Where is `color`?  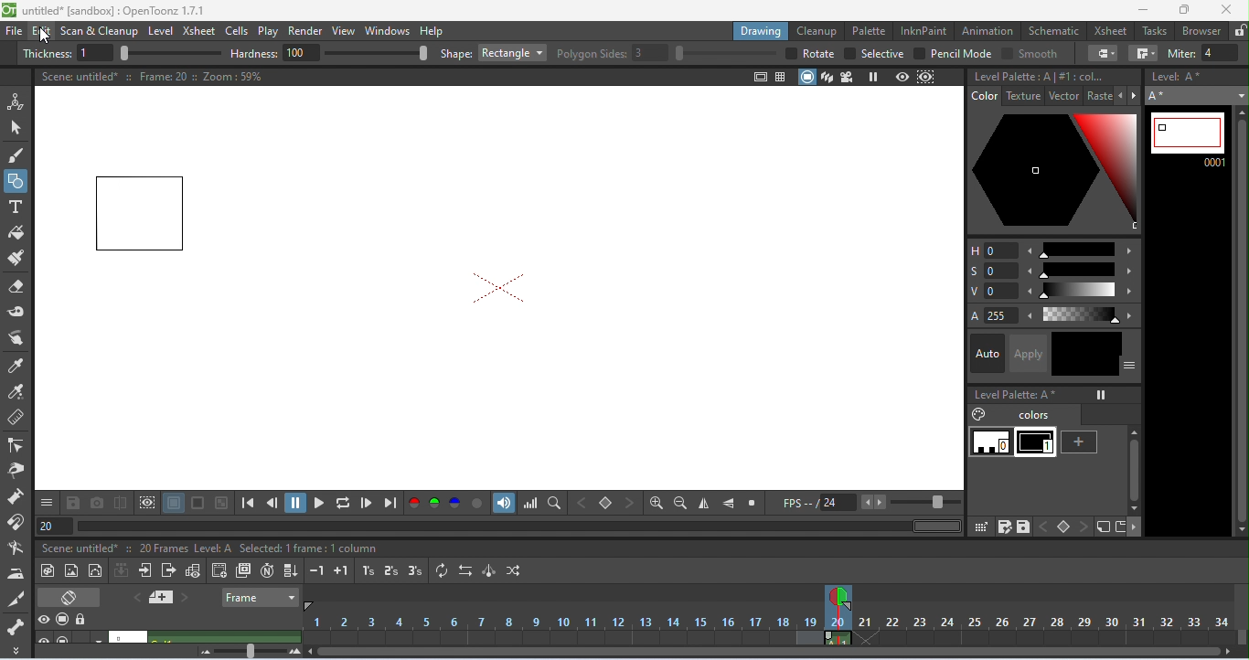
color is located at coordinates (984, 97).